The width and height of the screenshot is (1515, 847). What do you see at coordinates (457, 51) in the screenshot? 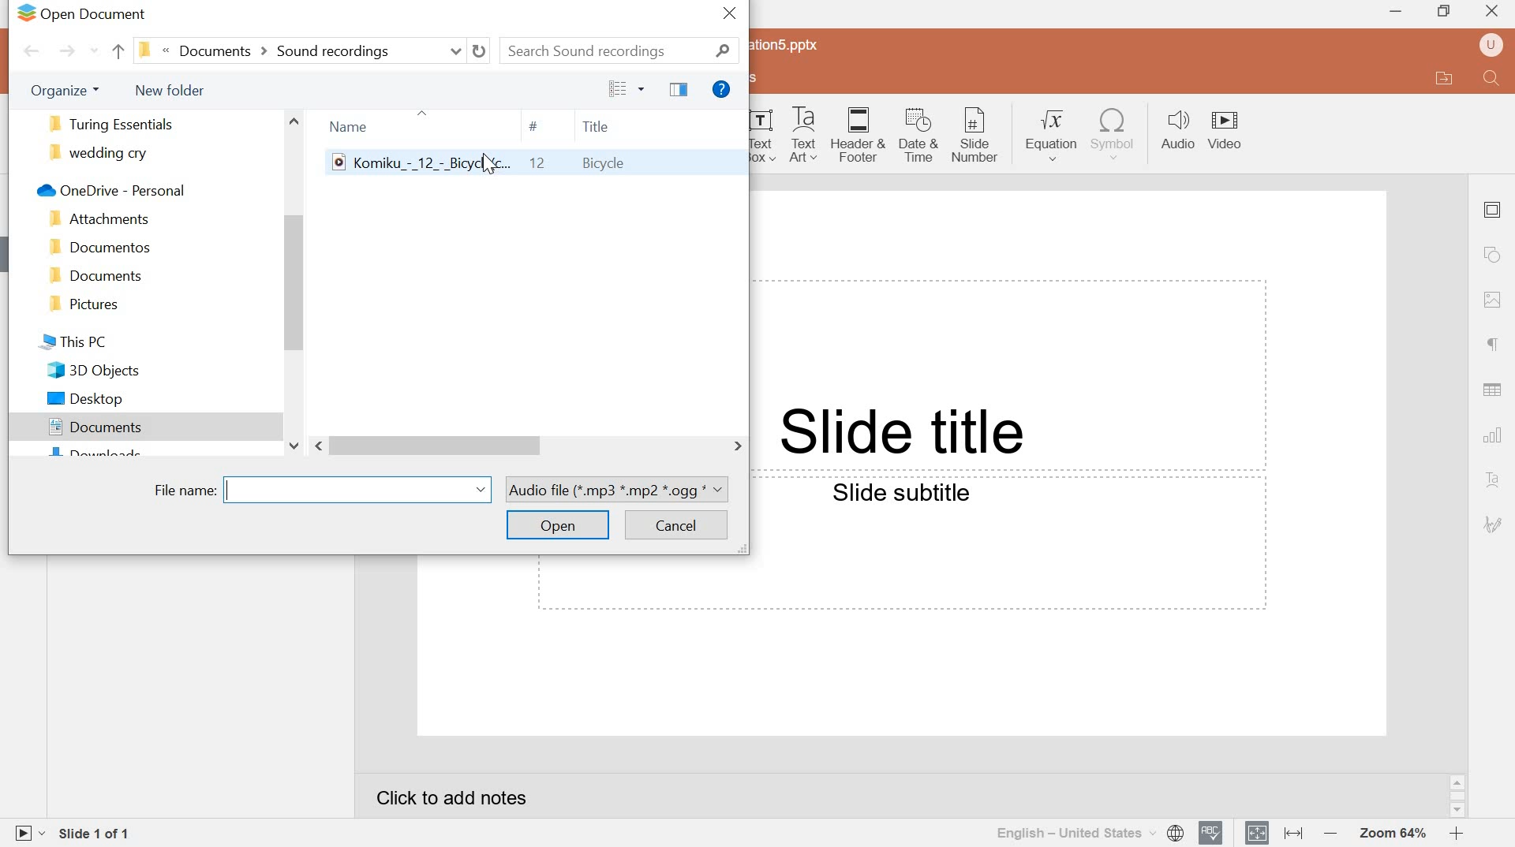
I see `previous locations` at bounding box center [457, 51].